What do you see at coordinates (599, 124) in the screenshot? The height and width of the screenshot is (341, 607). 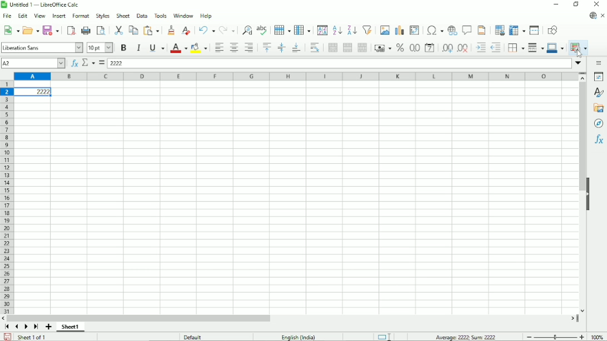 I see `Navigator` at bounding box center [599, 124].